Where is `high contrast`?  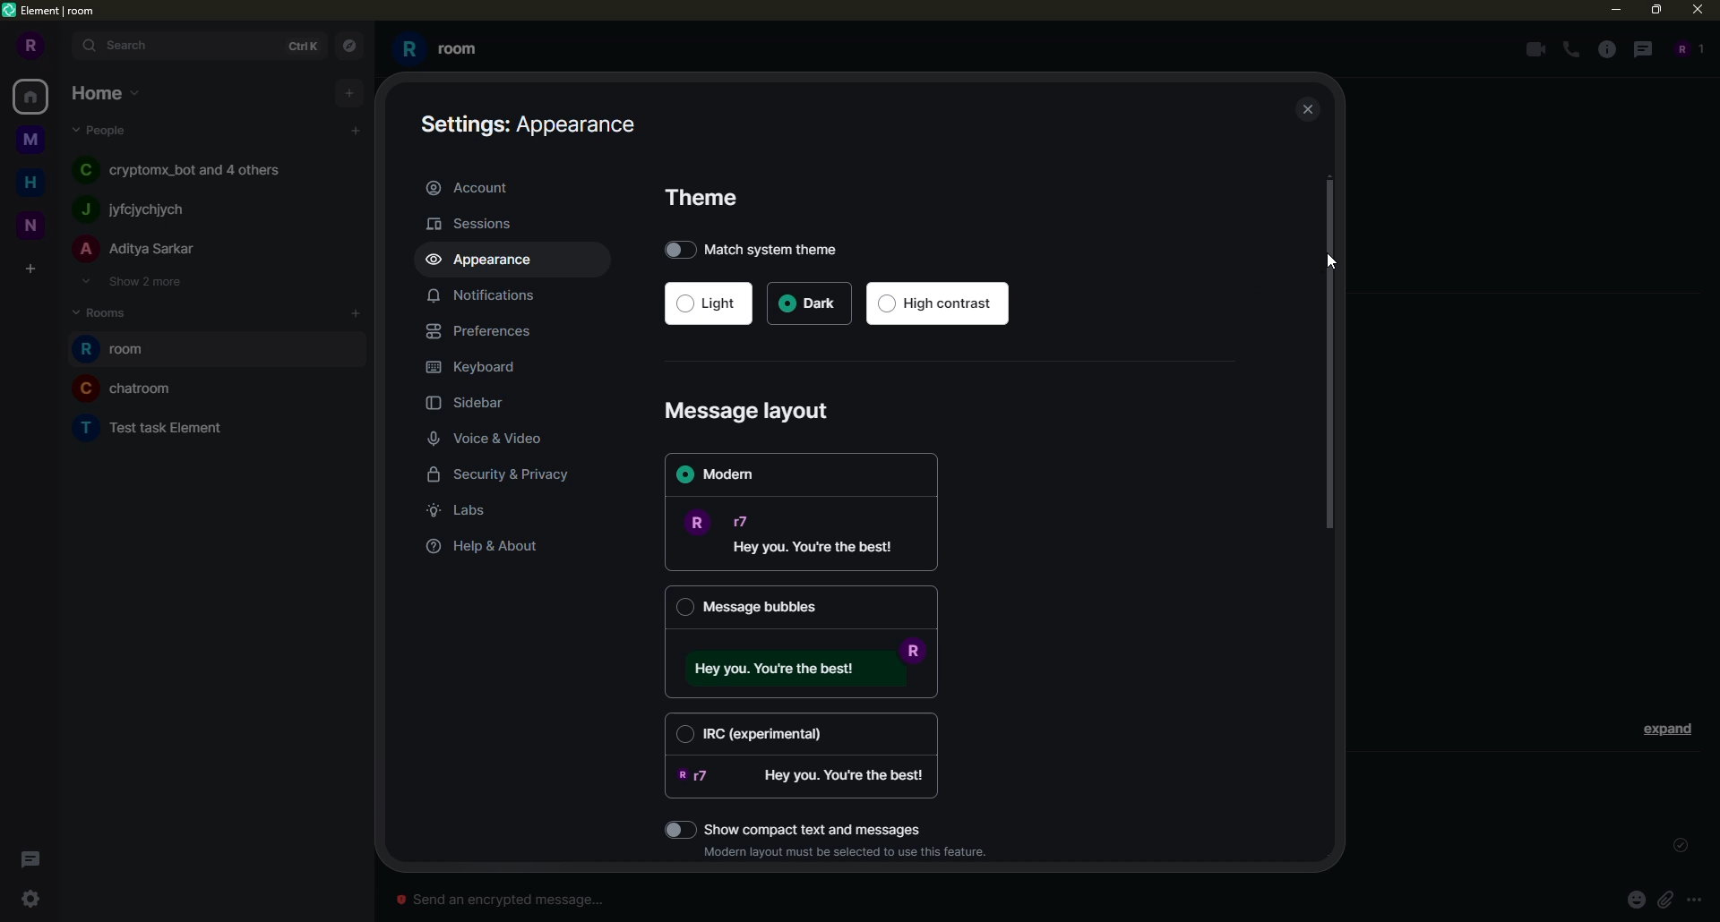
high contrast is located at coordinates (941, 304).